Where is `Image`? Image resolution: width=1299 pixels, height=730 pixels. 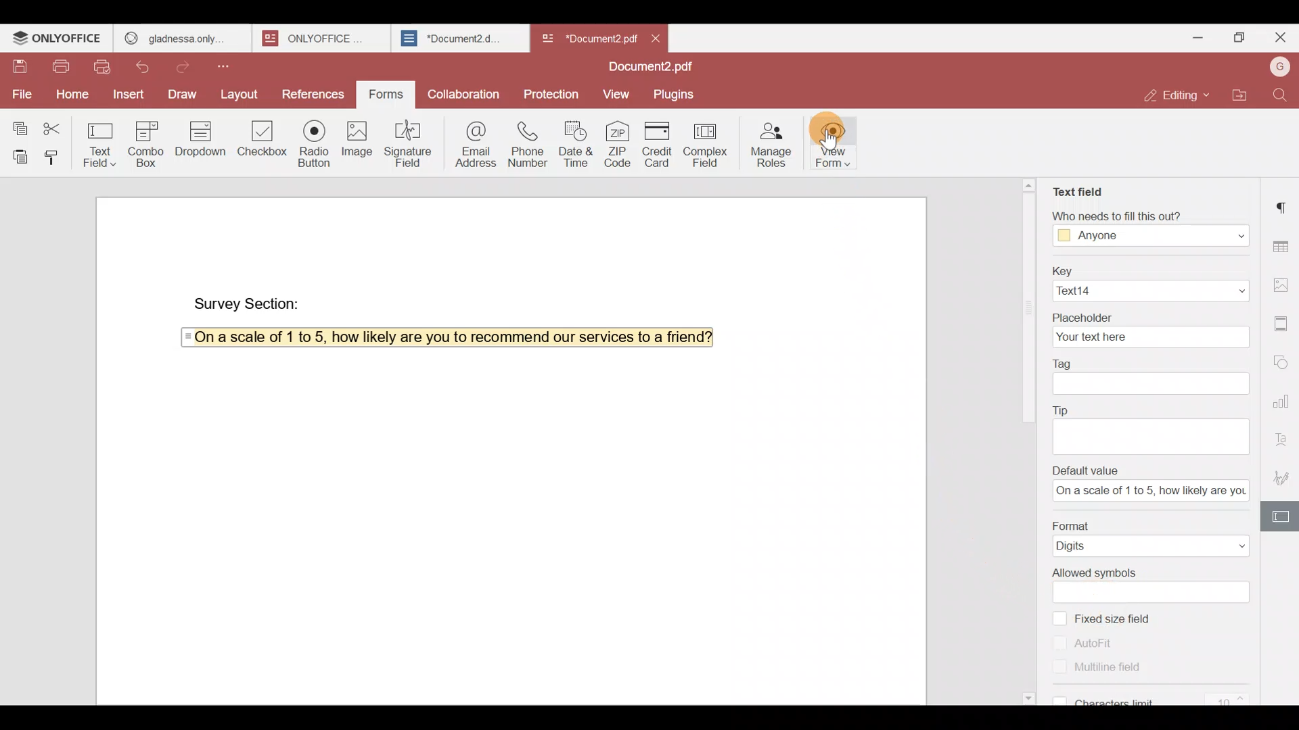 Image is located at coordinates (356, 141).